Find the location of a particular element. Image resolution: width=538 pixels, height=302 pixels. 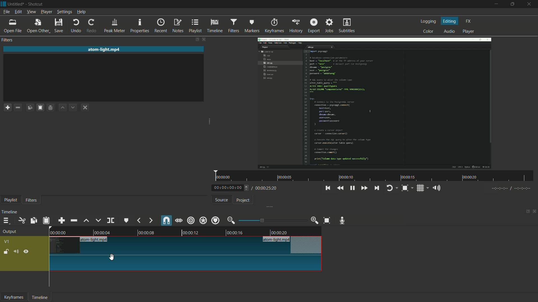

quickly play forward is located at coordinates (363, 188).